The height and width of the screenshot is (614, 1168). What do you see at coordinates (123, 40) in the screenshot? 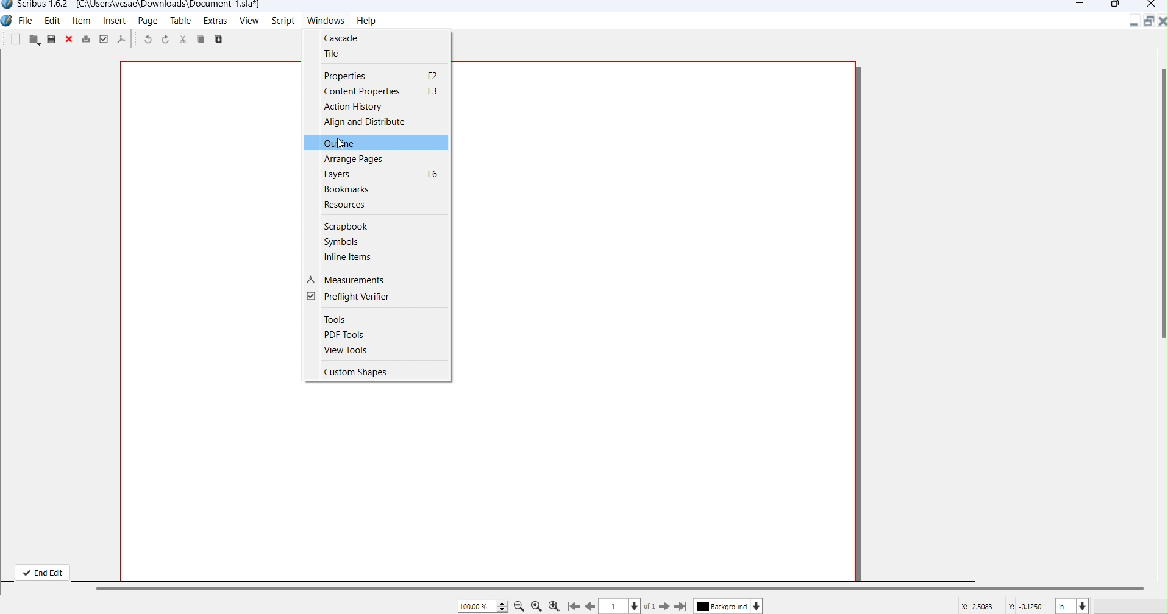
I see `` at bounding box center [123, 40].